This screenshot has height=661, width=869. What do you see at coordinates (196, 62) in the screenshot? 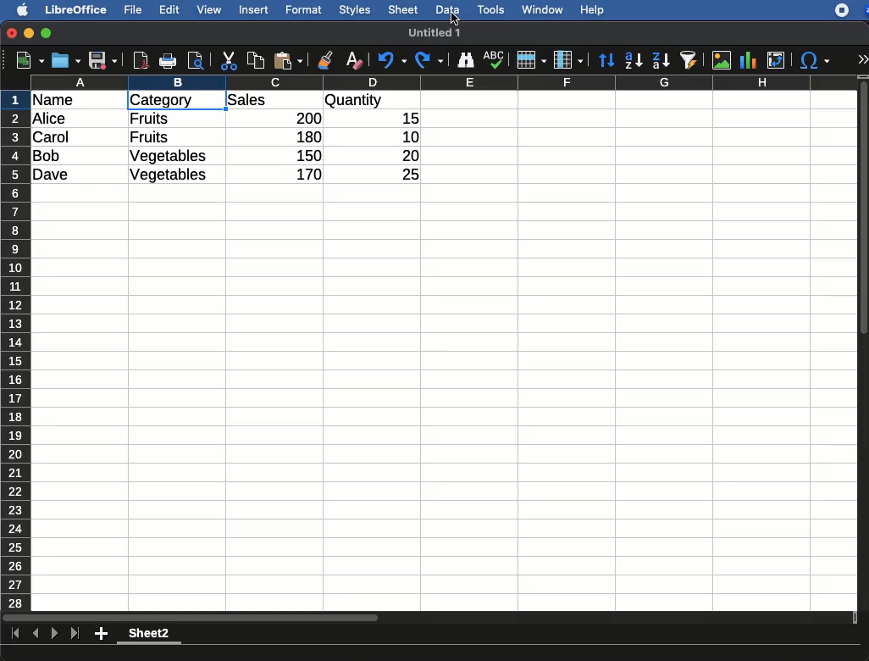
I see `print preview` at bounding box center [196, 62].